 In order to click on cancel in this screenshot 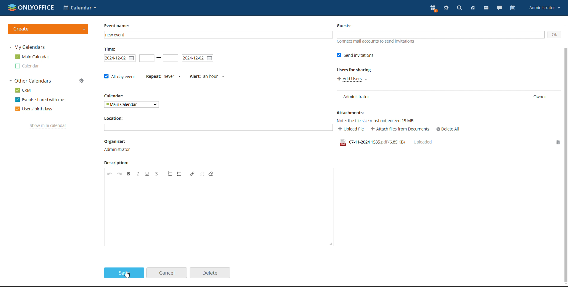, I will do `click(167, 273)`.